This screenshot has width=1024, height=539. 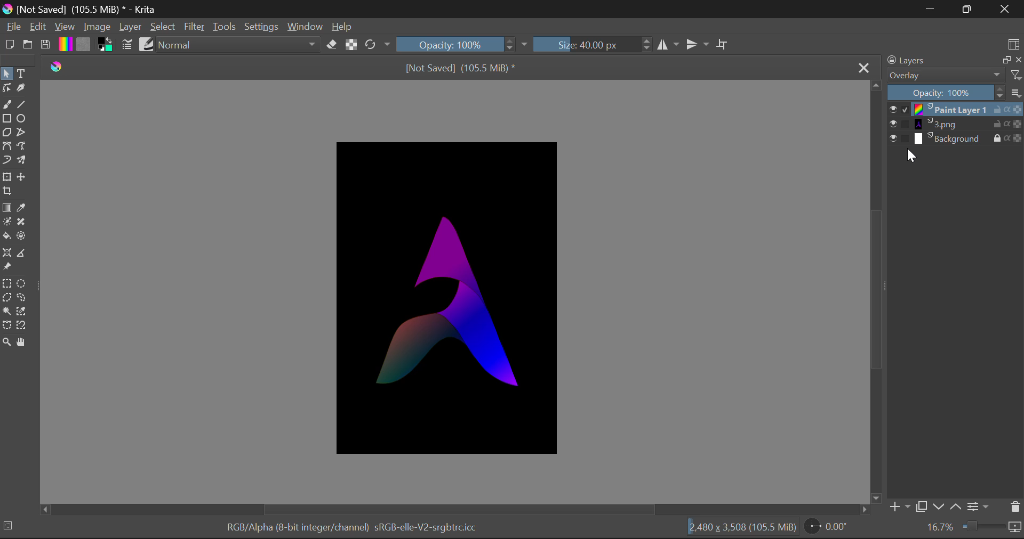 What do you see at coordinates (939, 527) in the screenshot?
I see `16.7%` at bounding box center [939, 527].